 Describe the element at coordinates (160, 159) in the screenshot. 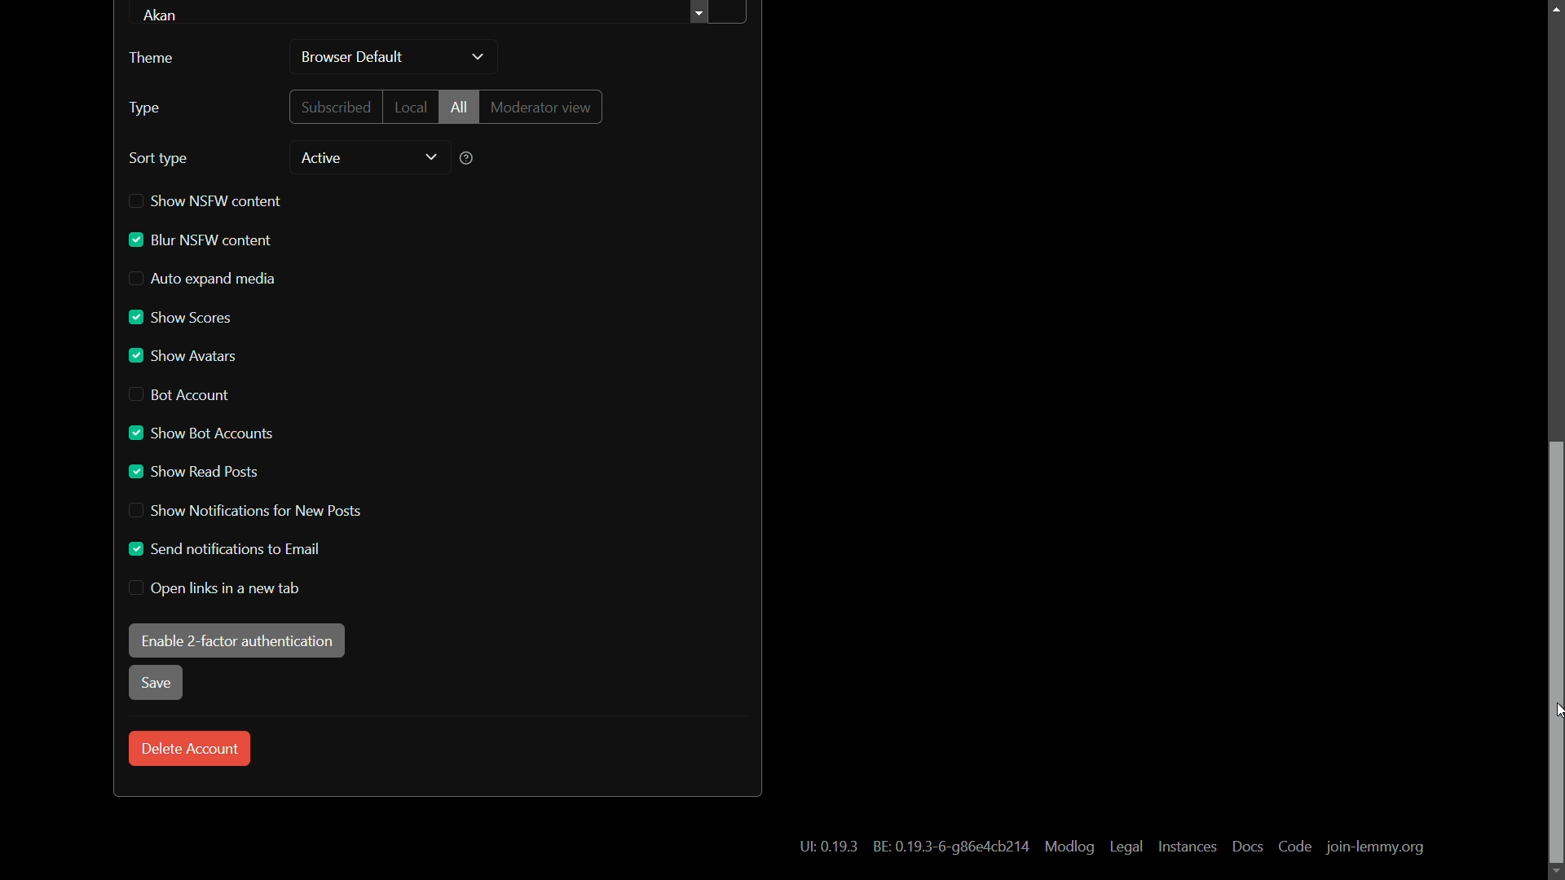

I see `sort type` at that location.